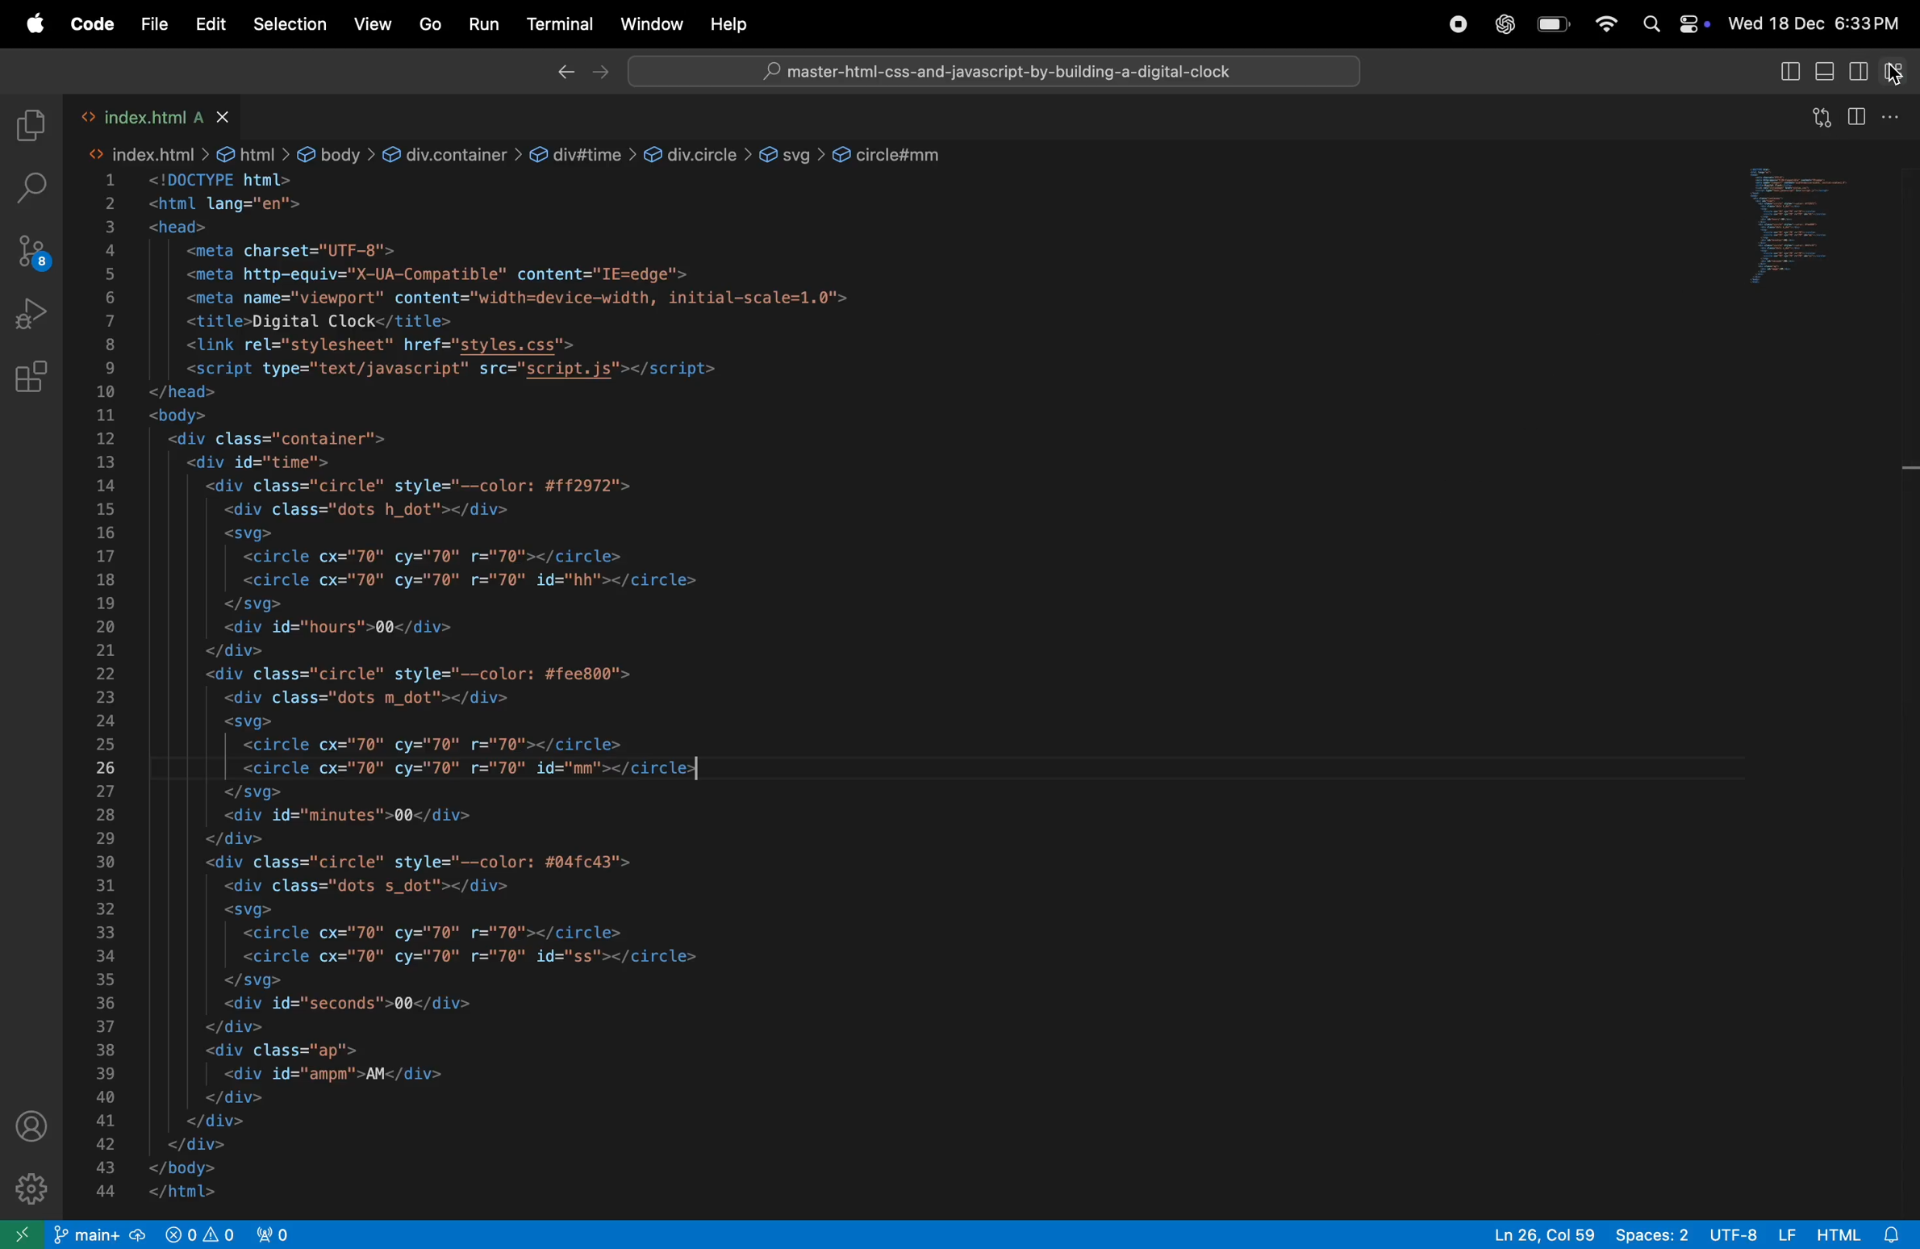 The image size is (1920, 1249). I want to click on run and debug, so click(31, 313).